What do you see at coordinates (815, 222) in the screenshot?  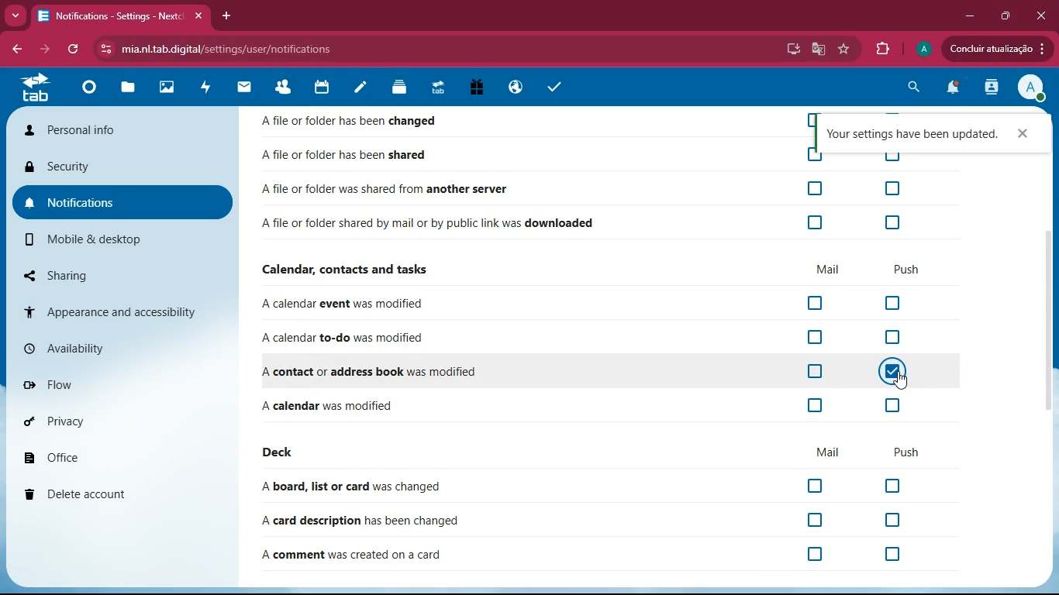 I see `off` at bounding box center [815, 222].